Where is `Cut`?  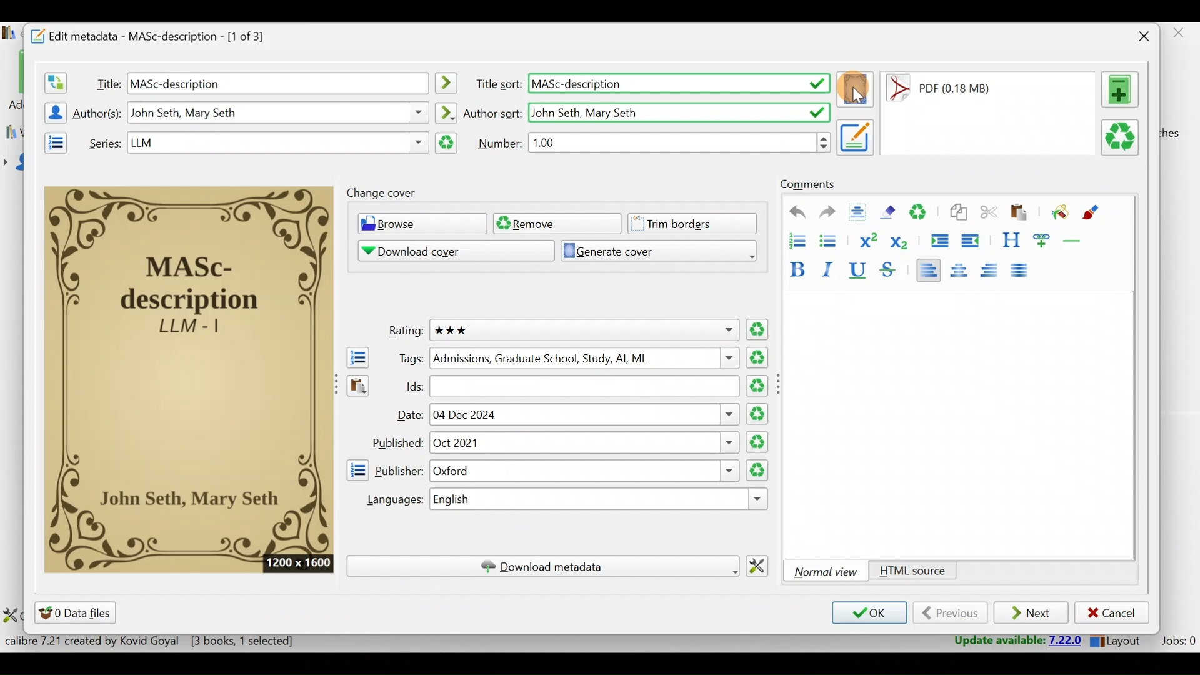 Cut is located at coordinates (989, 214).